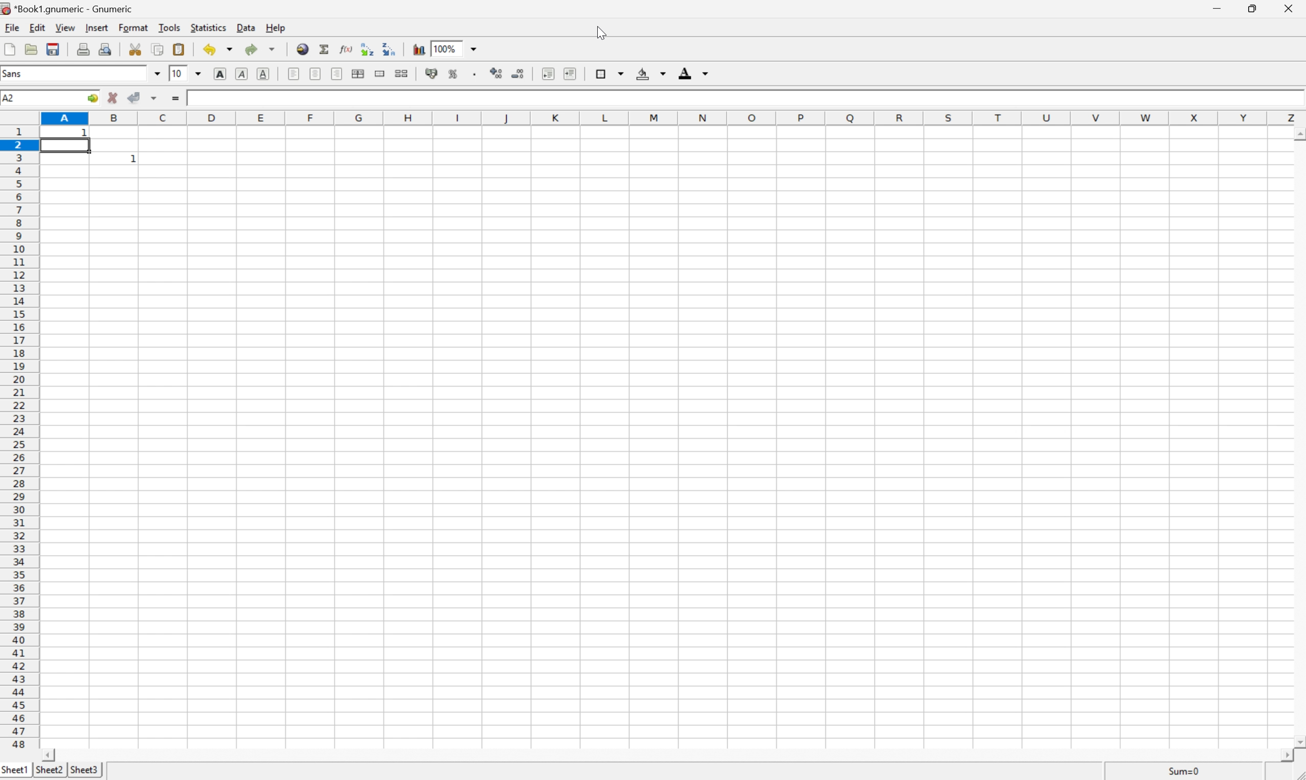  I want to click on scroll left, so click(50, 755).